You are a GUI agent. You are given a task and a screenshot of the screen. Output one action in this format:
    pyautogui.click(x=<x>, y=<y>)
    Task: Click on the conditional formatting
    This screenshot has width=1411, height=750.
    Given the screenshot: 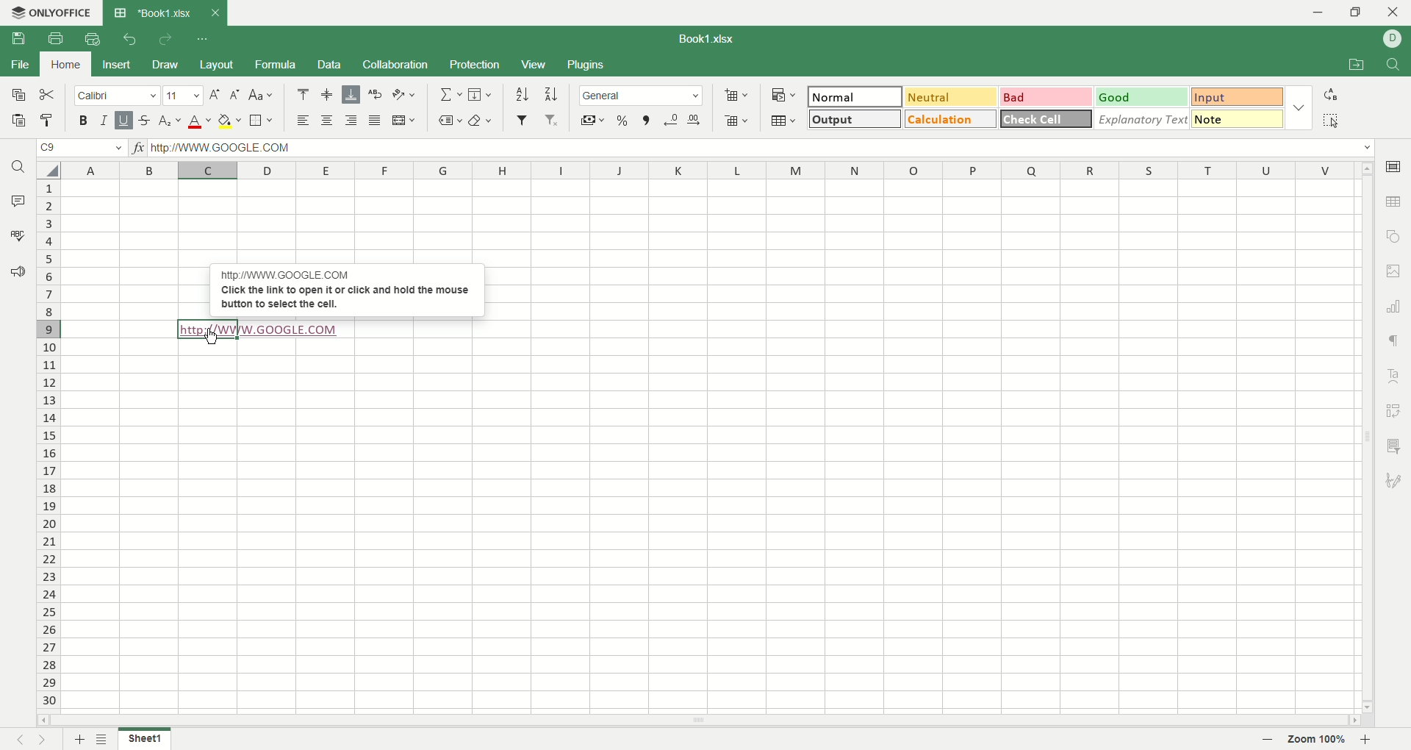 What is the action you would take?
    pyautogui.click(x=784, y=94)
    